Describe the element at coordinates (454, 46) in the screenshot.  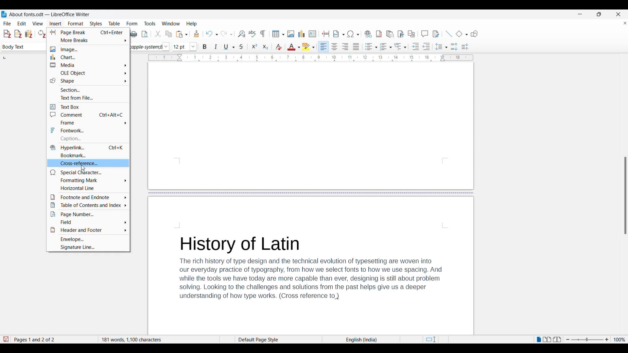
I see `Increase paragraph spacing` at that location.